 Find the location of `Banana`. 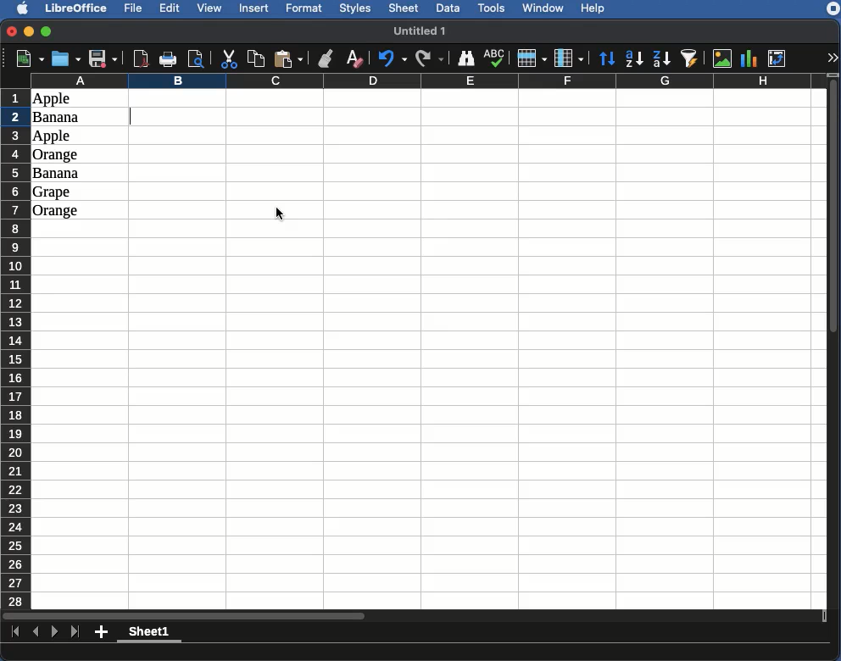

Banana is located at coordinates (60, 118).